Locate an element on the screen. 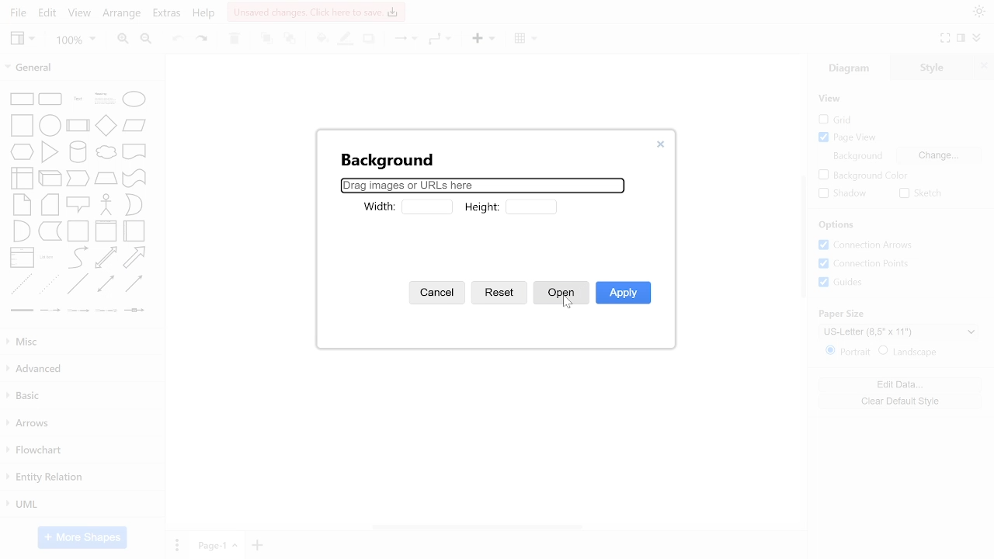 The image size is (994, 559). zoom in is located at coordinates (122, 40).